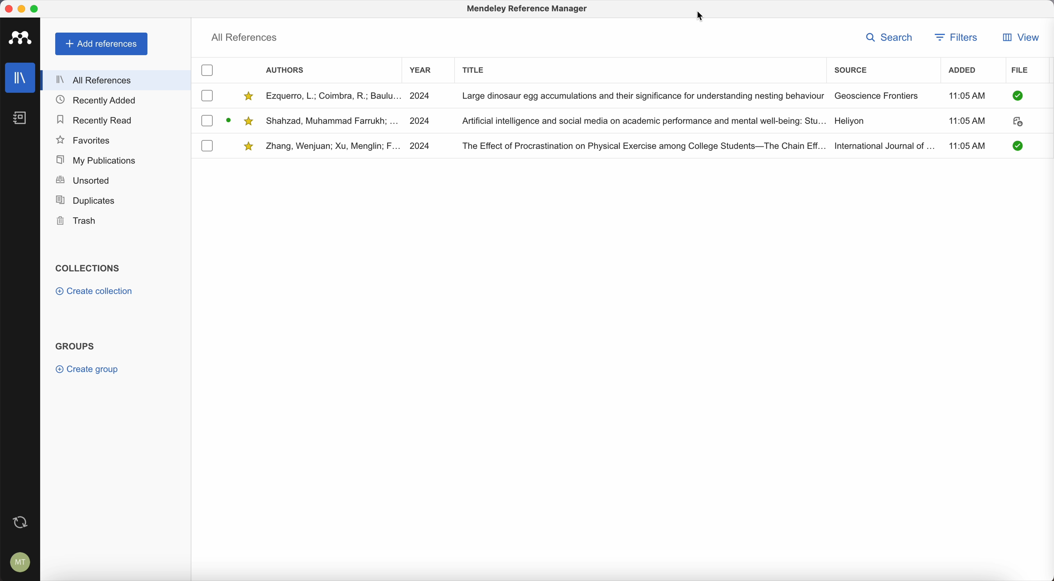 Image resolution: width=1054 pixels, height=581 pixels. I want to click on Geoscience Frontiers, so click(877, 95).